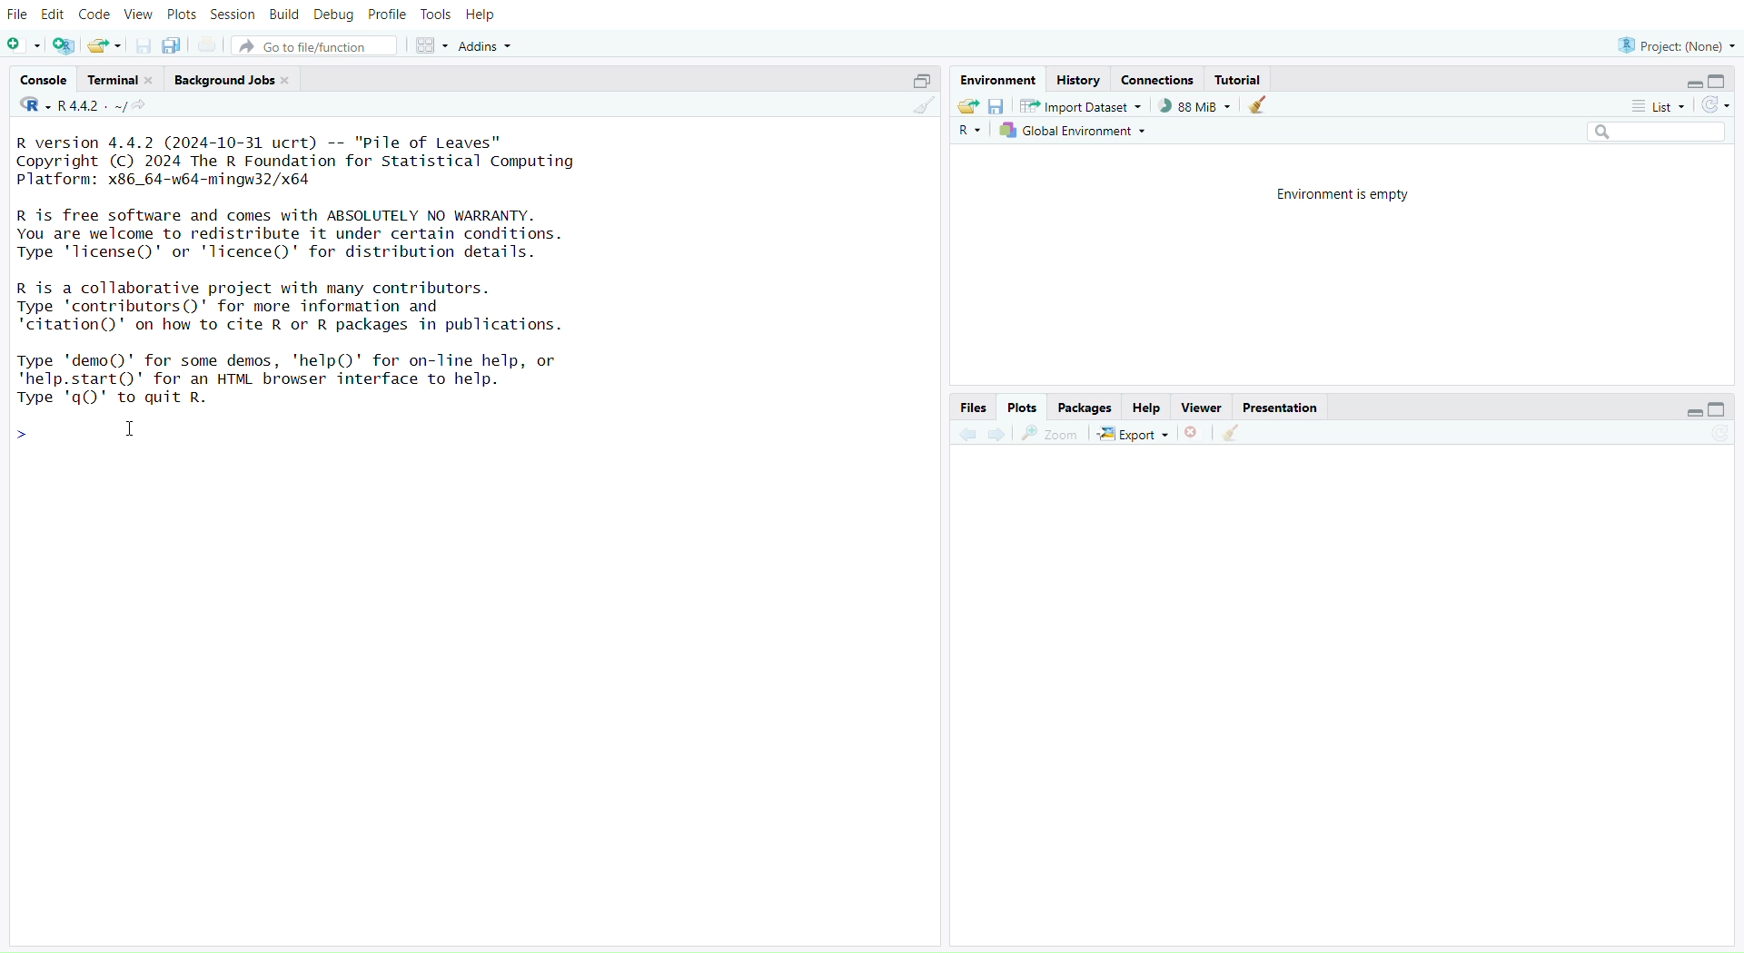 The height and width of the screenshot is (953, 1744). Describe the element at coordinates (1158, 79) in the screenshot. I see `connections` at that location.